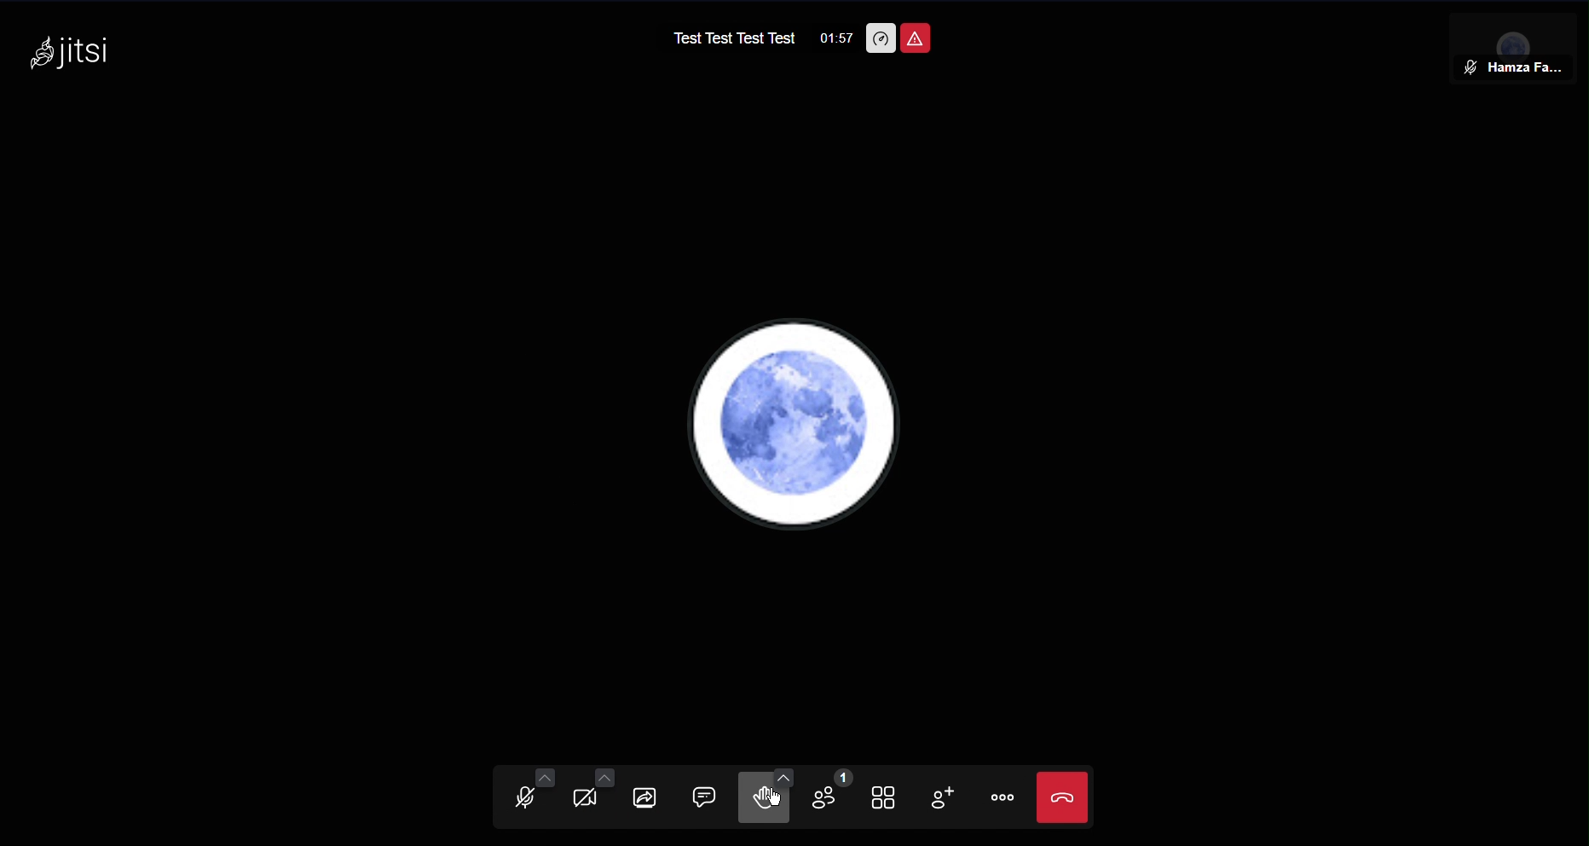 This screenshot has height=846, width=1589. I want to click on 01:57, so click(834, 38).